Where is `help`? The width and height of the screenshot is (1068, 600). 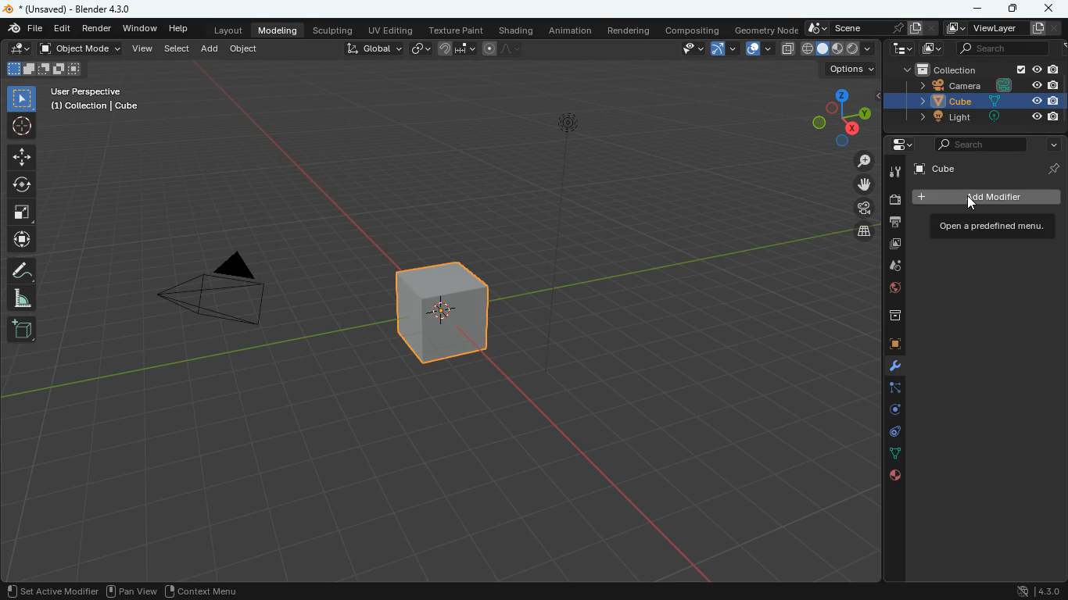 help is located at coordinates (177, 30).